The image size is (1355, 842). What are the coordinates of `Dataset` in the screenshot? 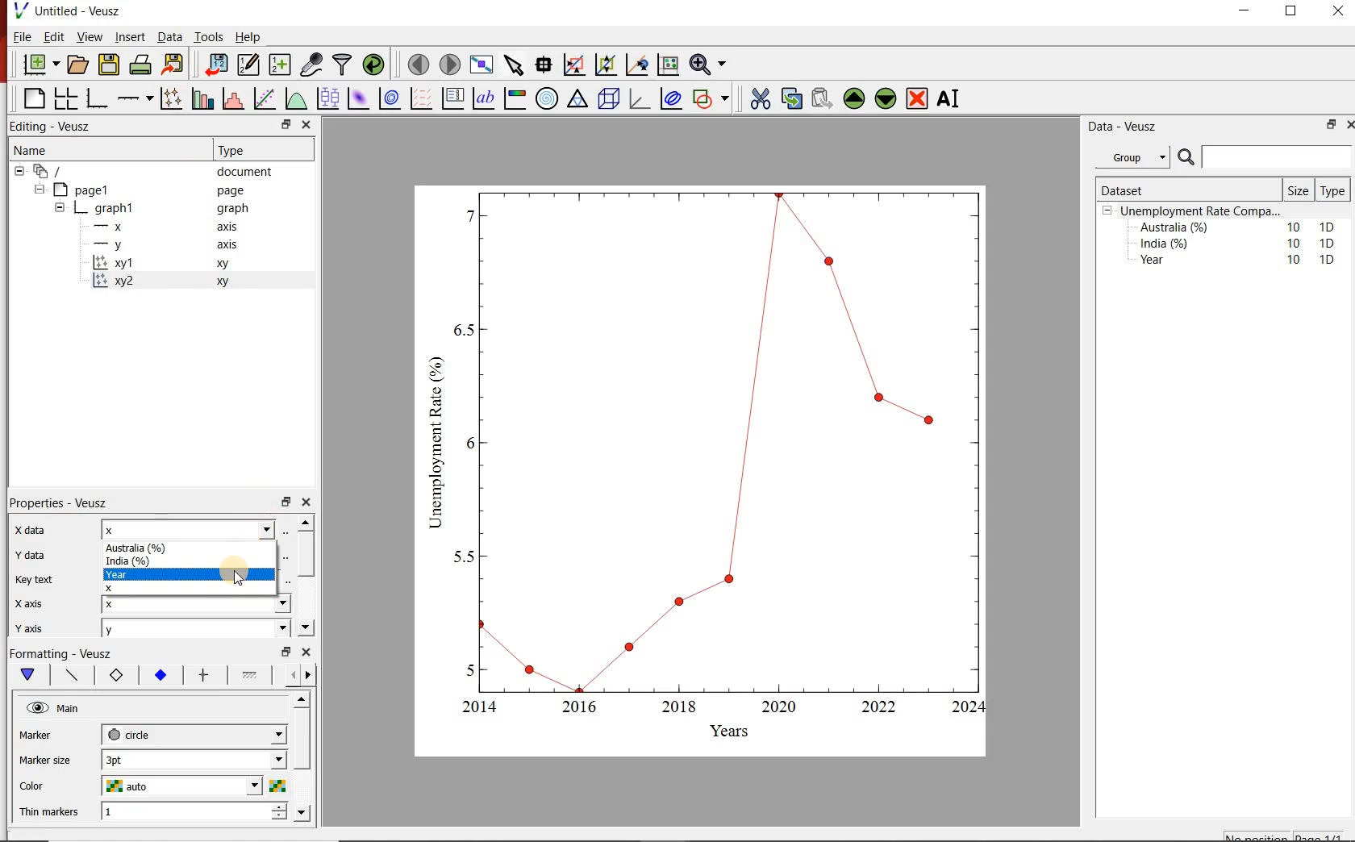 It's located at (1160, 190).